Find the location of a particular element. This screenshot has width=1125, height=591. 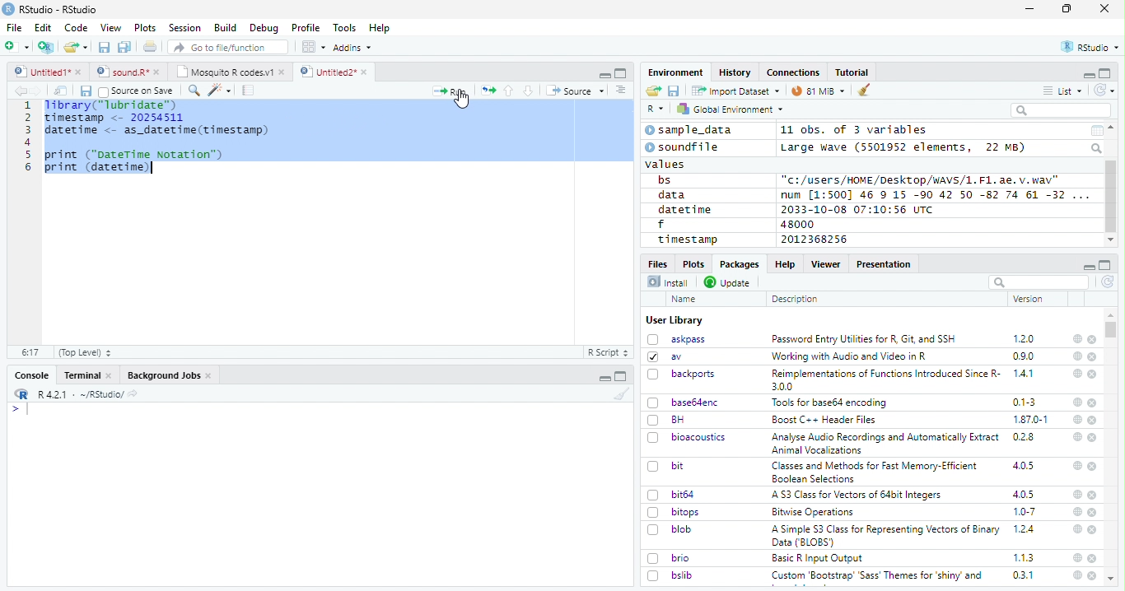

Save the current document is located at coordinates (105, 48).